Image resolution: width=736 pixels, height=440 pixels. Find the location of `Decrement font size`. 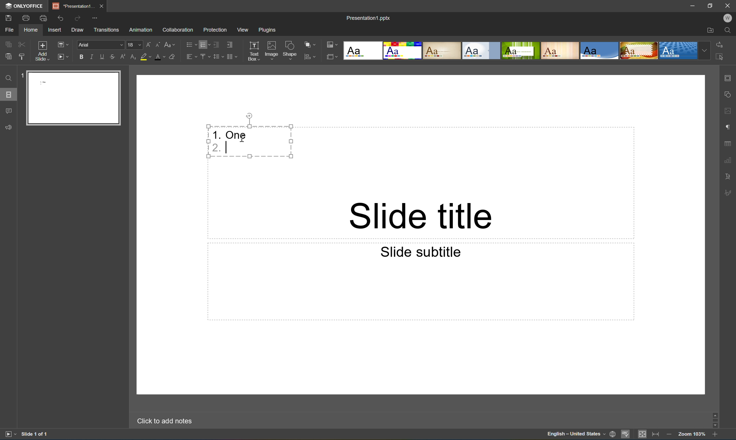

Decrement font size is located at coordinates (158, 44).